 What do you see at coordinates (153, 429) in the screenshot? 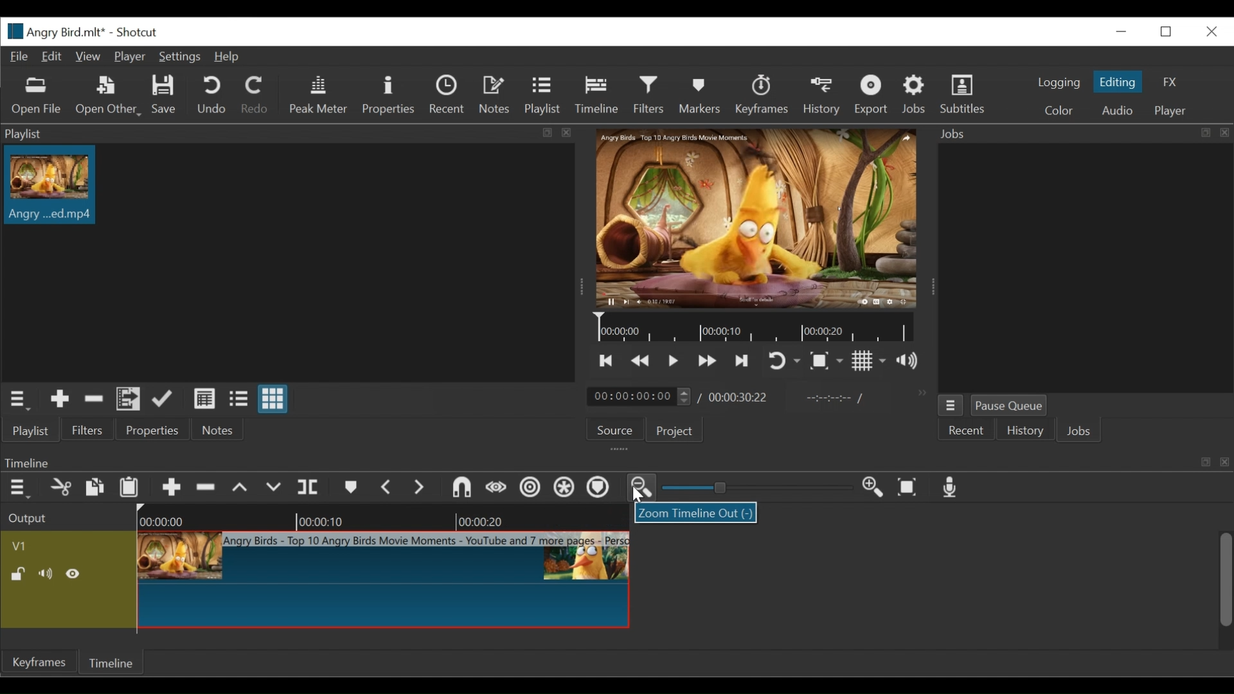
I see `Properties` at bounding box center [153, 429].